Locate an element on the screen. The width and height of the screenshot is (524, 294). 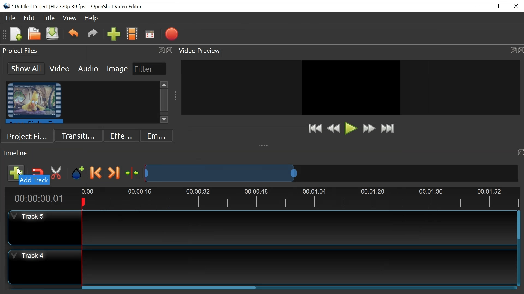
Help is located at coordinates (91, 18).